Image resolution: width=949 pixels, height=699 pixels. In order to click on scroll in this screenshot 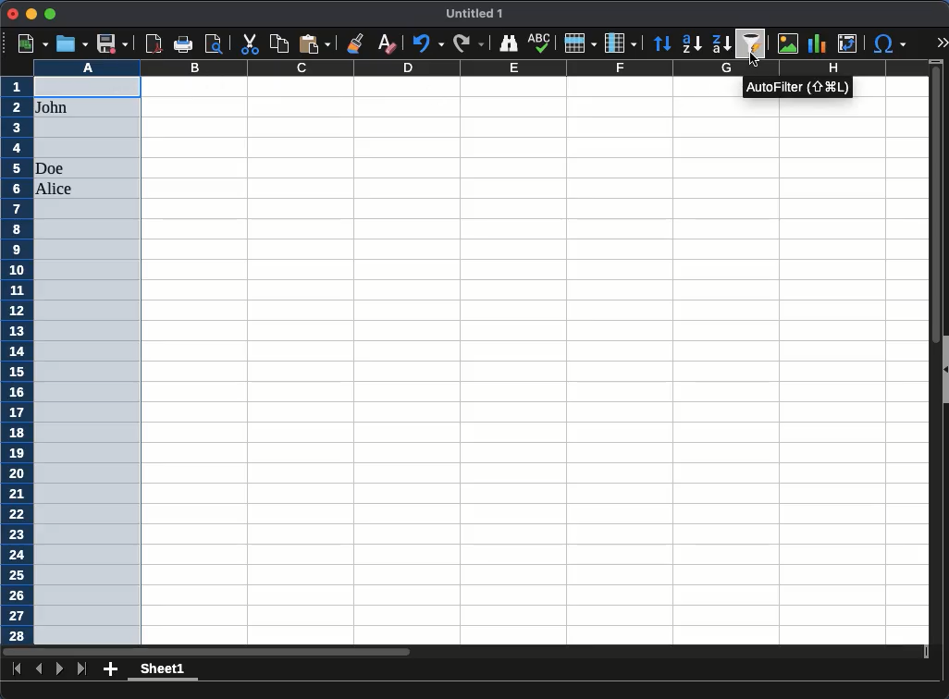, I will do `click(930, 360)`.